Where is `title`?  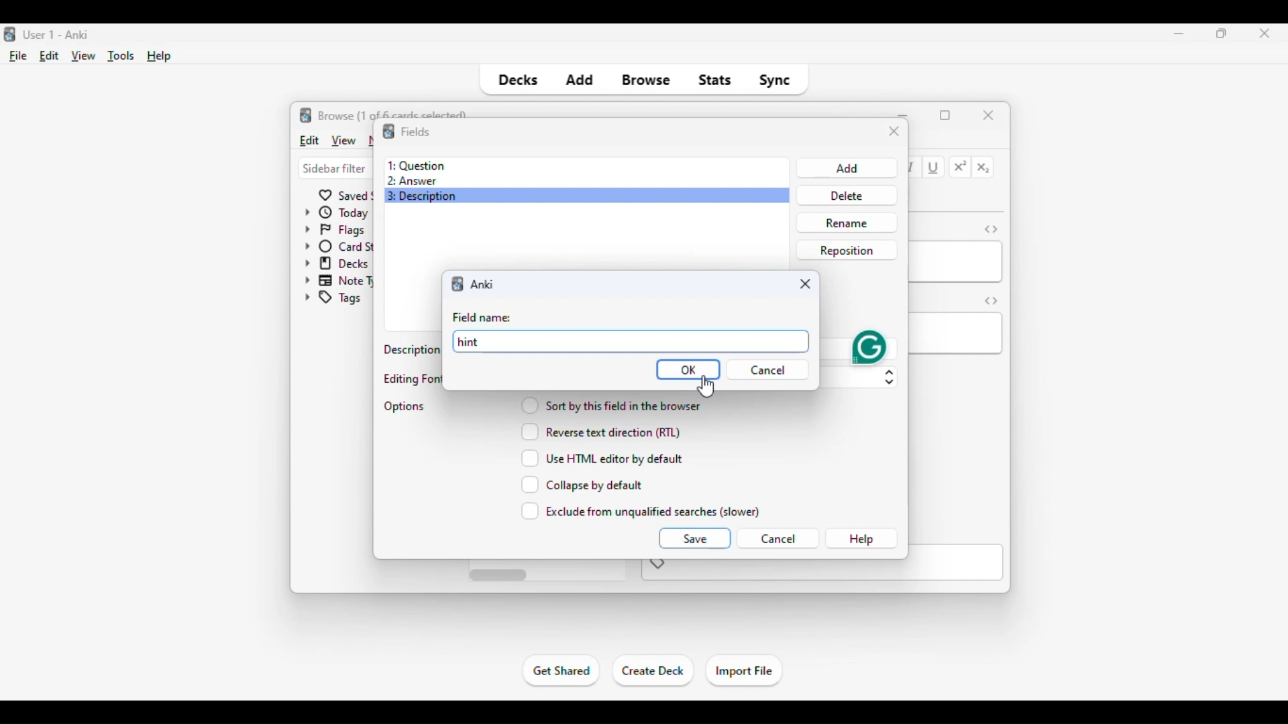 title is located at coordinates (58, 35).